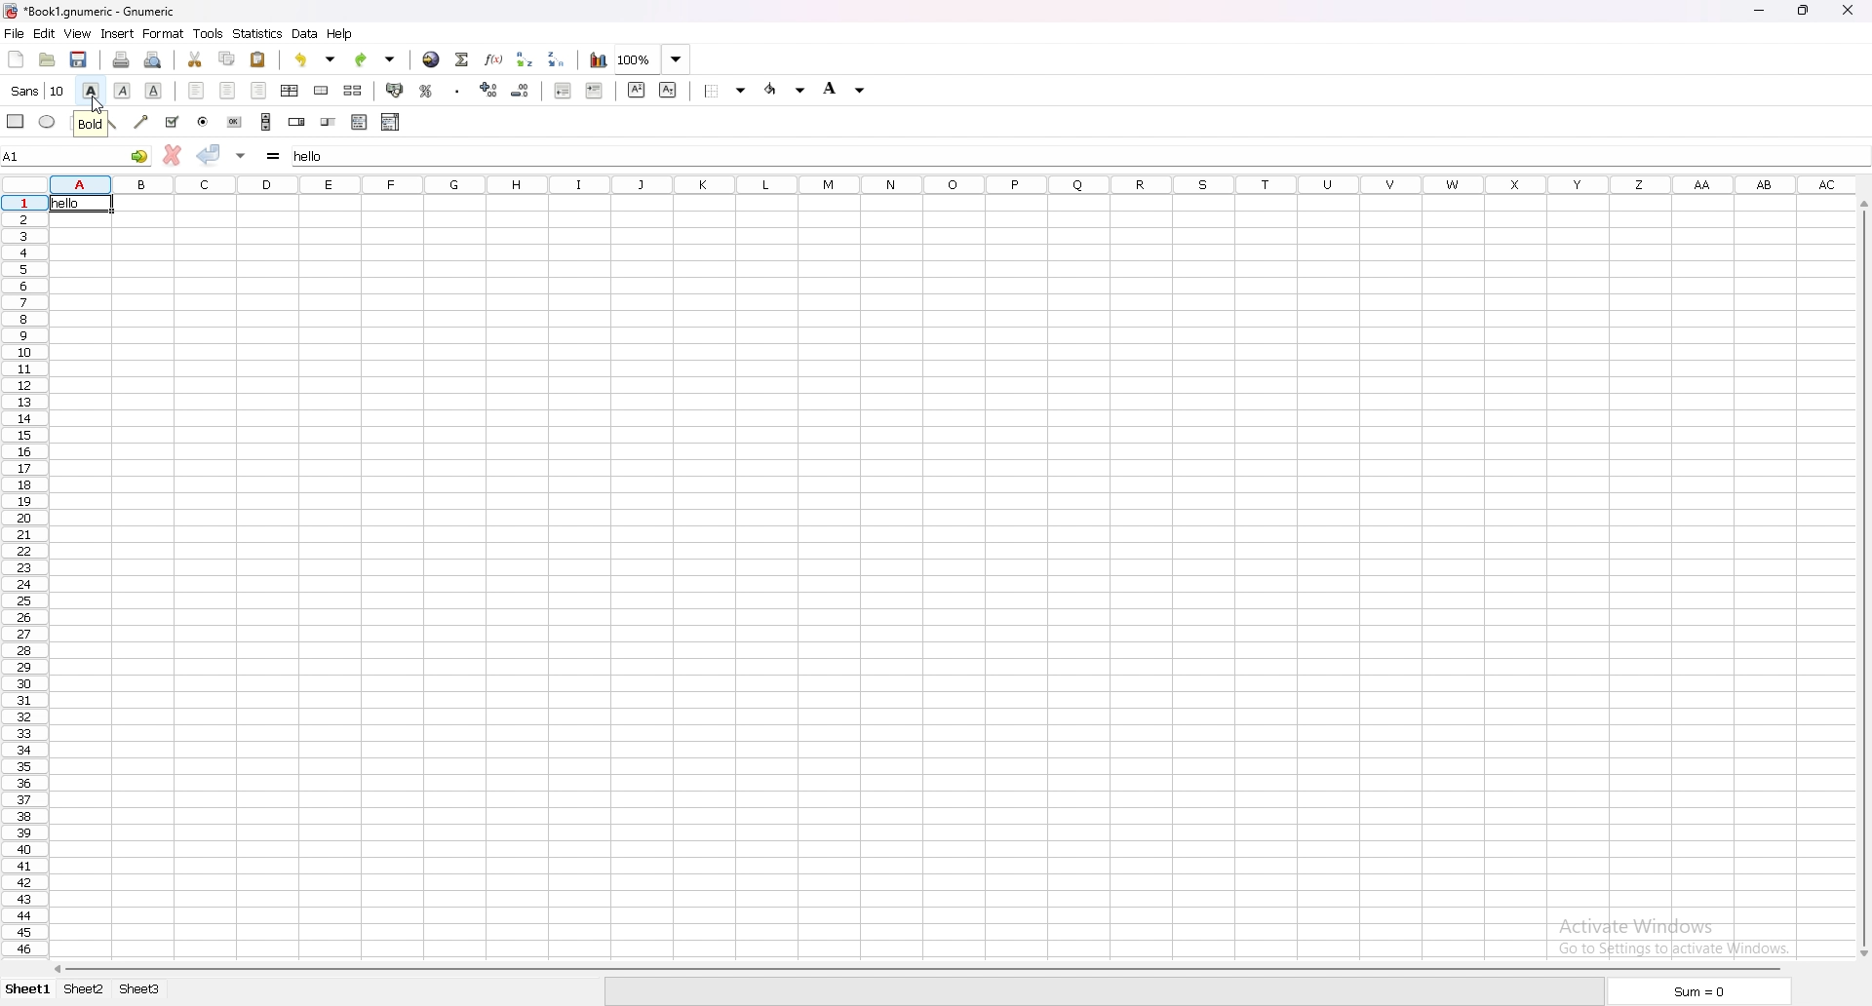 This screenshot has height=1006, width=1872. Describe the element at coordinates (355, 90) in the screenshot. I see `split merged cell` at that location.